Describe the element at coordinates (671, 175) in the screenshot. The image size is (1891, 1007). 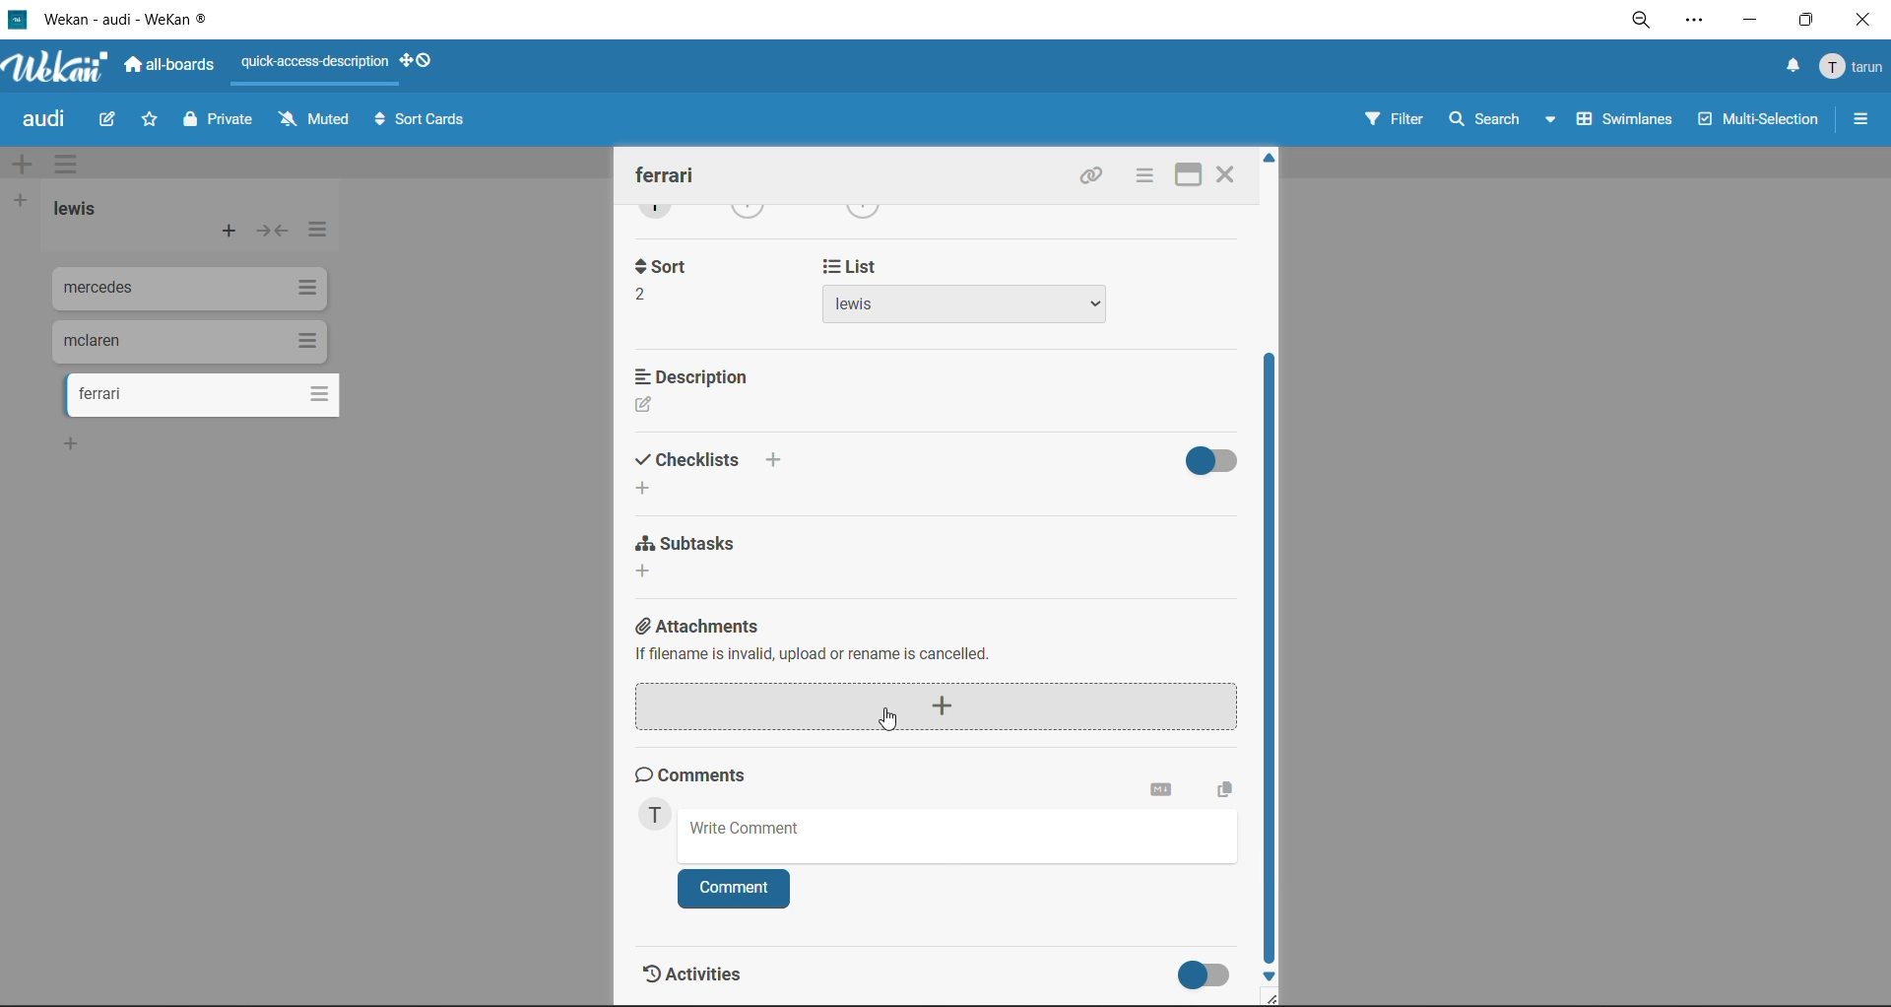
I see `card title` at that location.